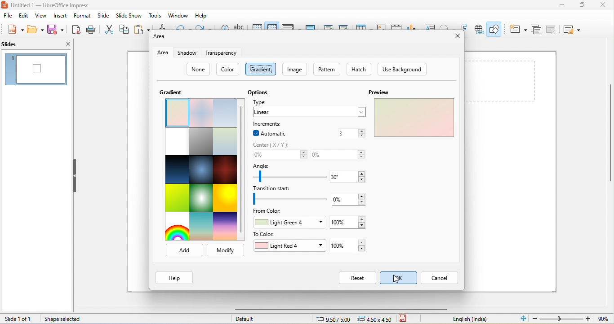 The width and height of the screenshot is (614, 324). What do you see at coordinates (7, 16) in the screenshot?
I see `file` at bounding box center [7, 16].